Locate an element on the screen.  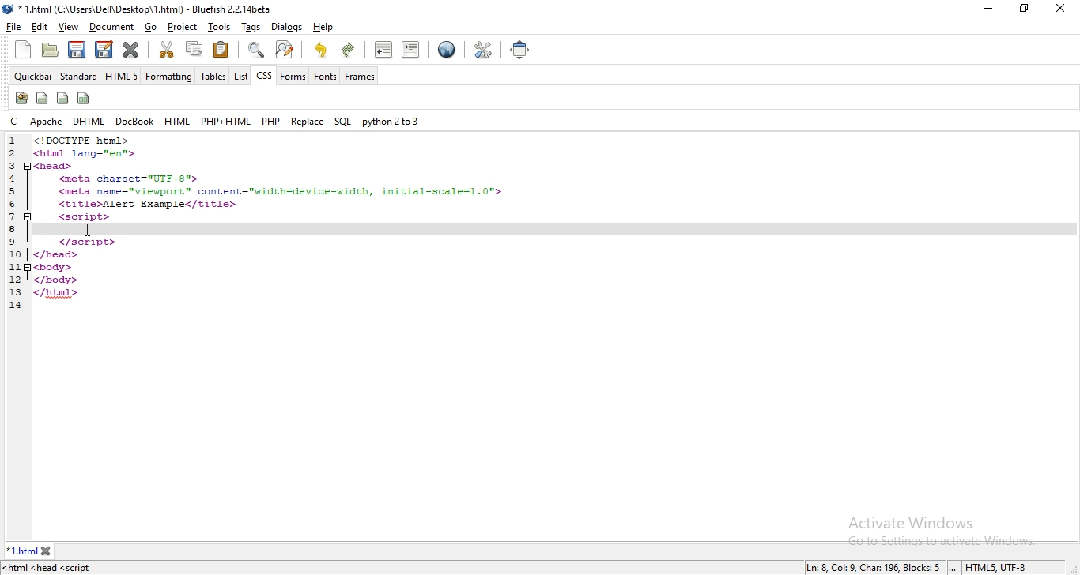
icon is located at coordinates (63, 98).